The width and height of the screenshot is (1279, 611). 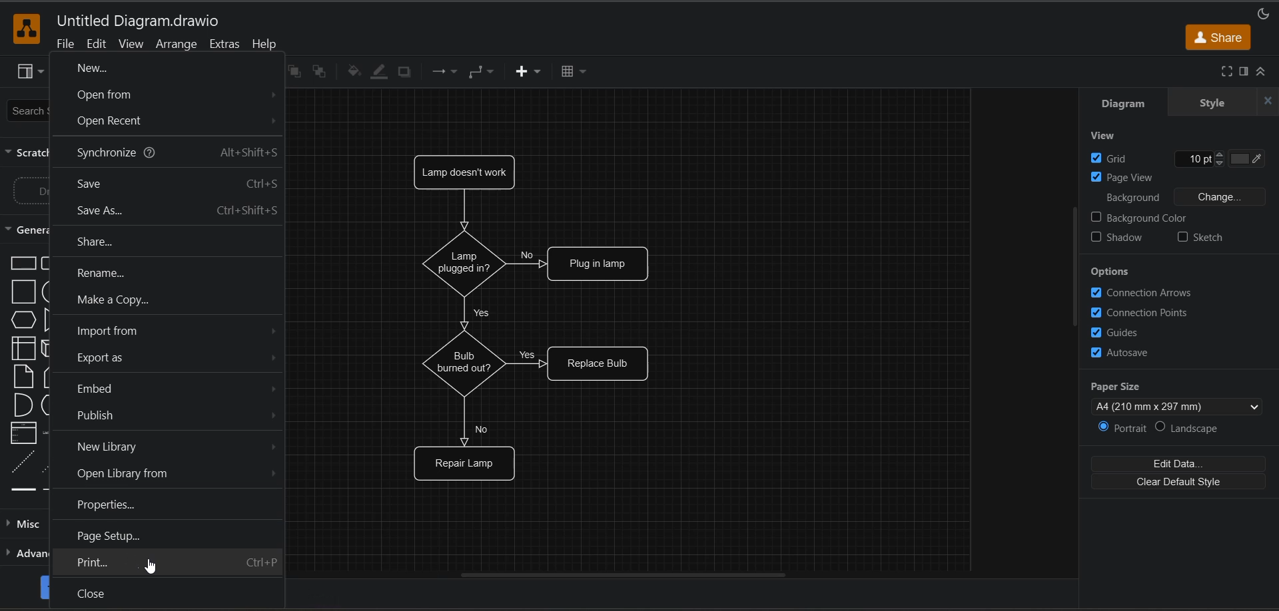 I want to click on fullscreen, so click(x=1221, y=72).